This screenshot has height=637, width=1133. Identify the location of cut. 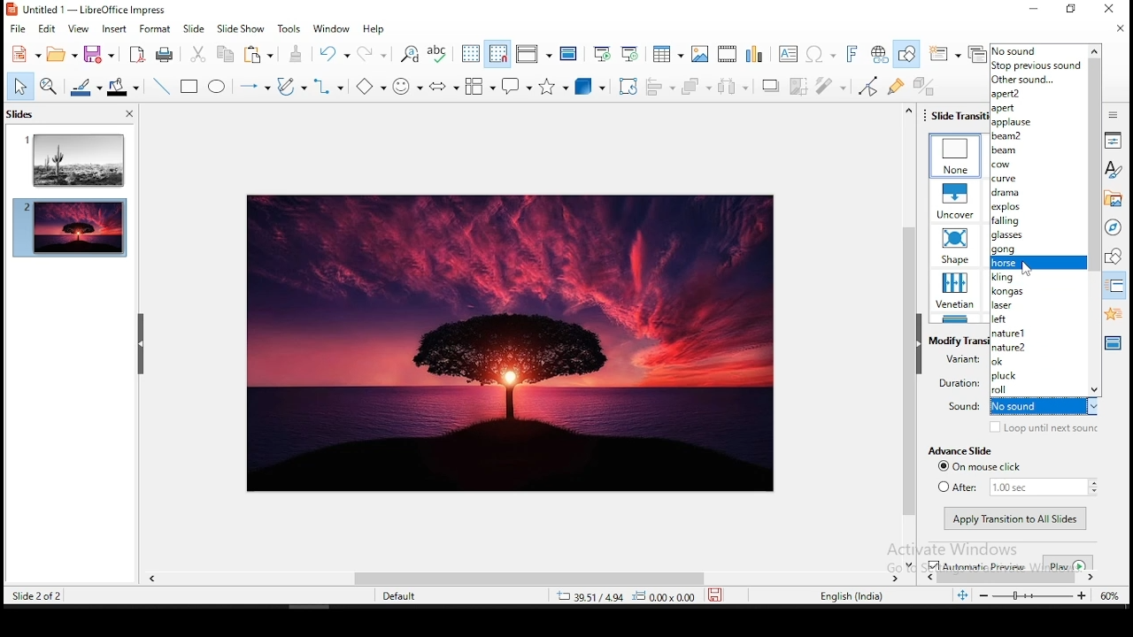
(199, 54).